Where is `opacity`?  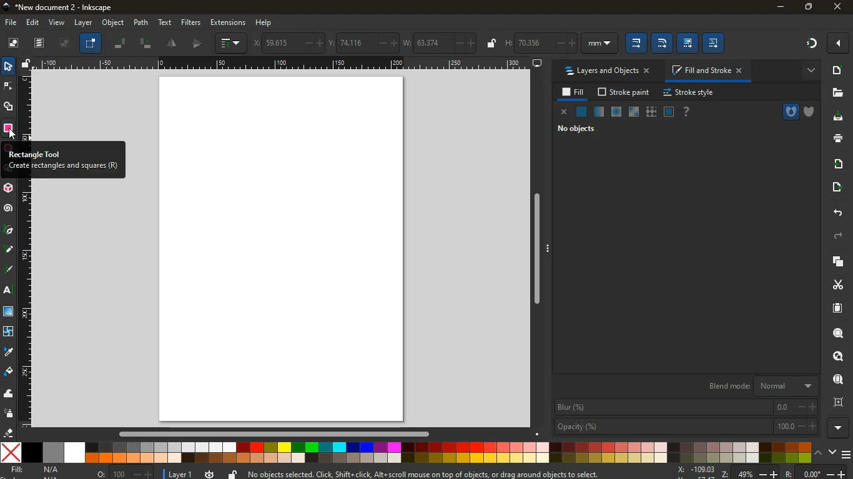 opacity is located at coordinates (686, 427).